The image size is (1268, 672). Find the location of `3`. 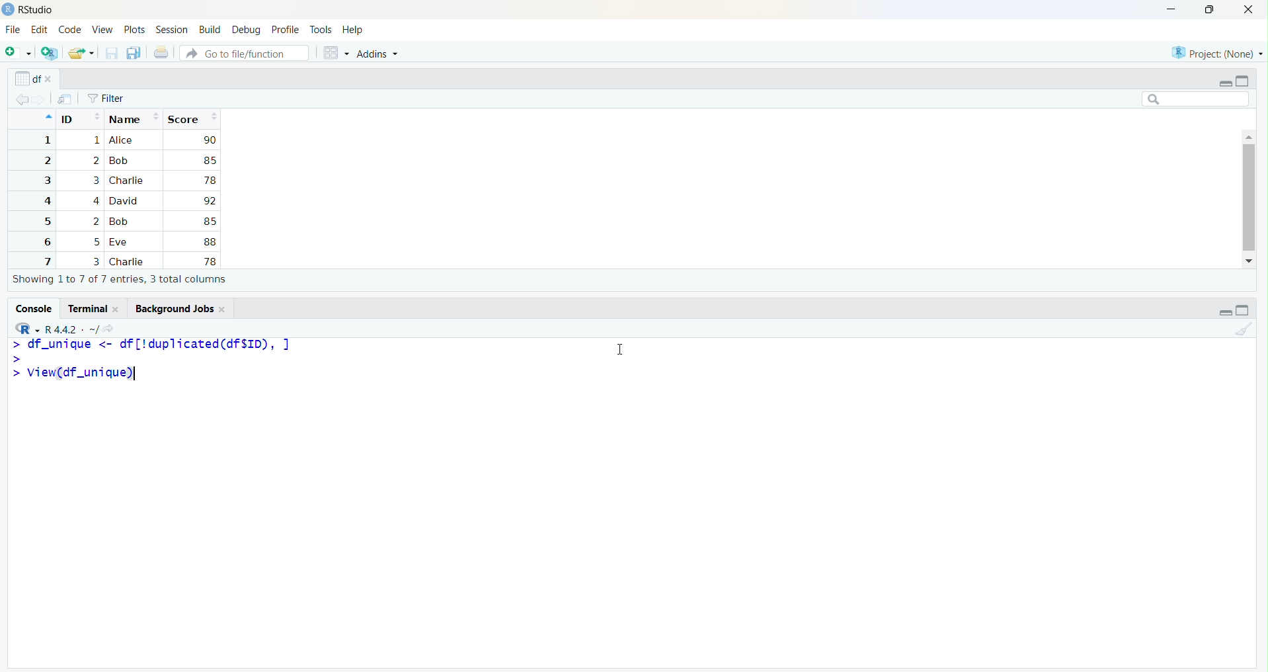

3 is located at coordinates (46, 181).